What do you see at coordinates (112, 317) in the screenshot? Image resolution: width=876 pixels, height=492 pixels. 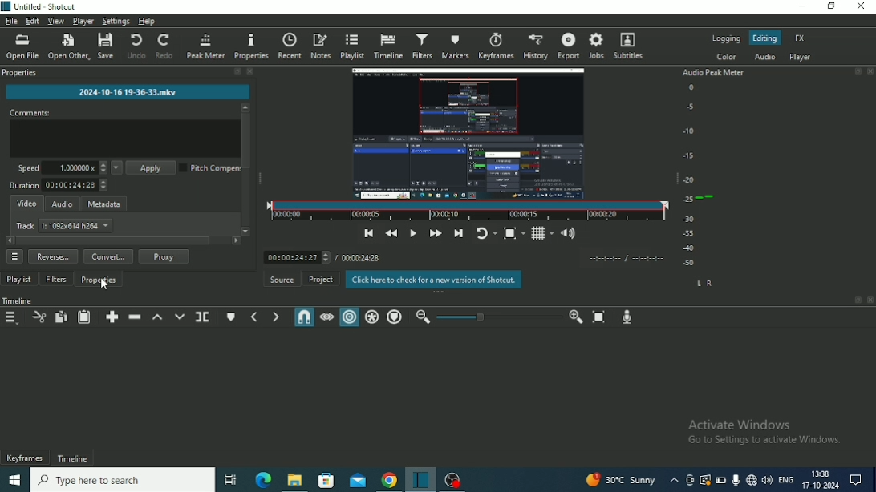 I see `Append` at bounding box center [112, 317].